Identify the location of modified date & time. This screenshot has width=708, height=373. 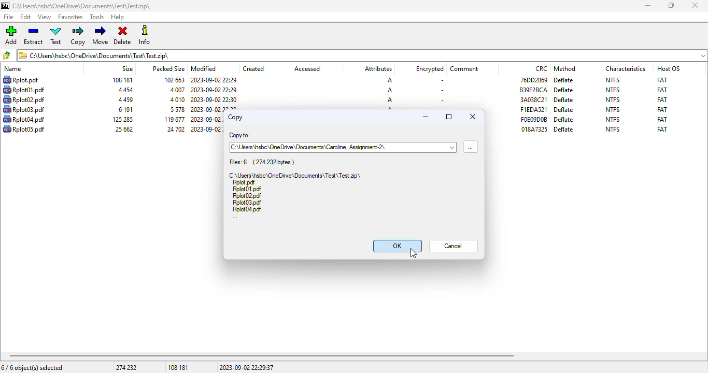
(214, 80).